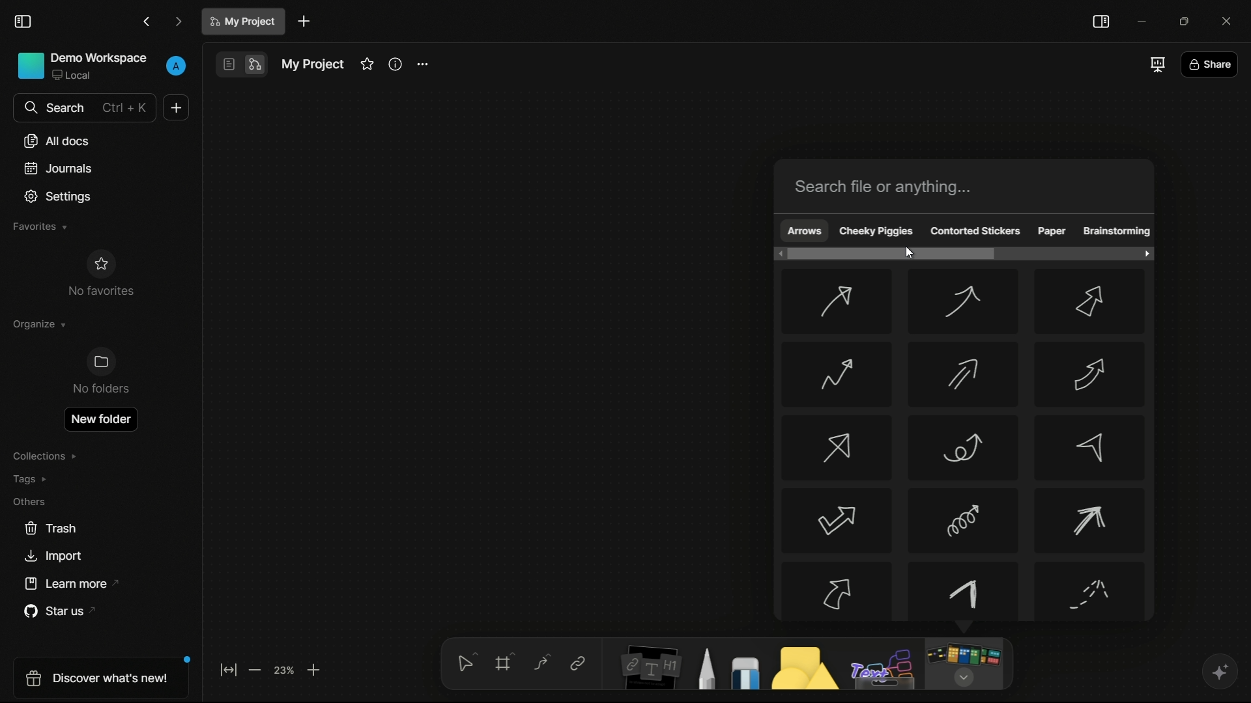 Image resolution: width=1251 pixels, height=703 pixels. What do you see at coordinates (1156, 64) in the screenshot?
I see `full screen` at bounding box center [1156, 64].